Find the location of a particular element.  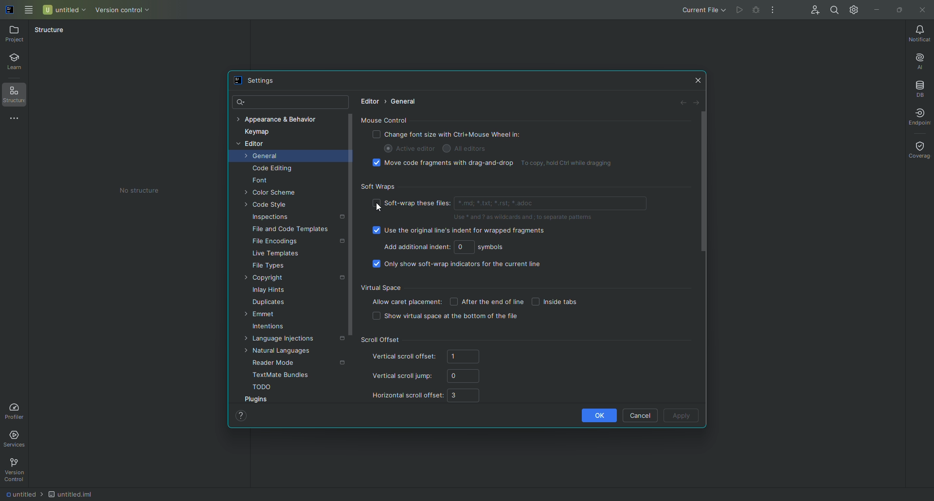

Vertical scroll jump is located at coordinates (428, 377).